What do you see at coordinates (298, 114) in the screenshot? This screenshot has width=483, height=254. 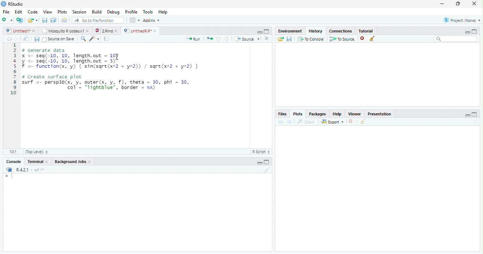 I see `Plots` at bounding box center [298, 114].